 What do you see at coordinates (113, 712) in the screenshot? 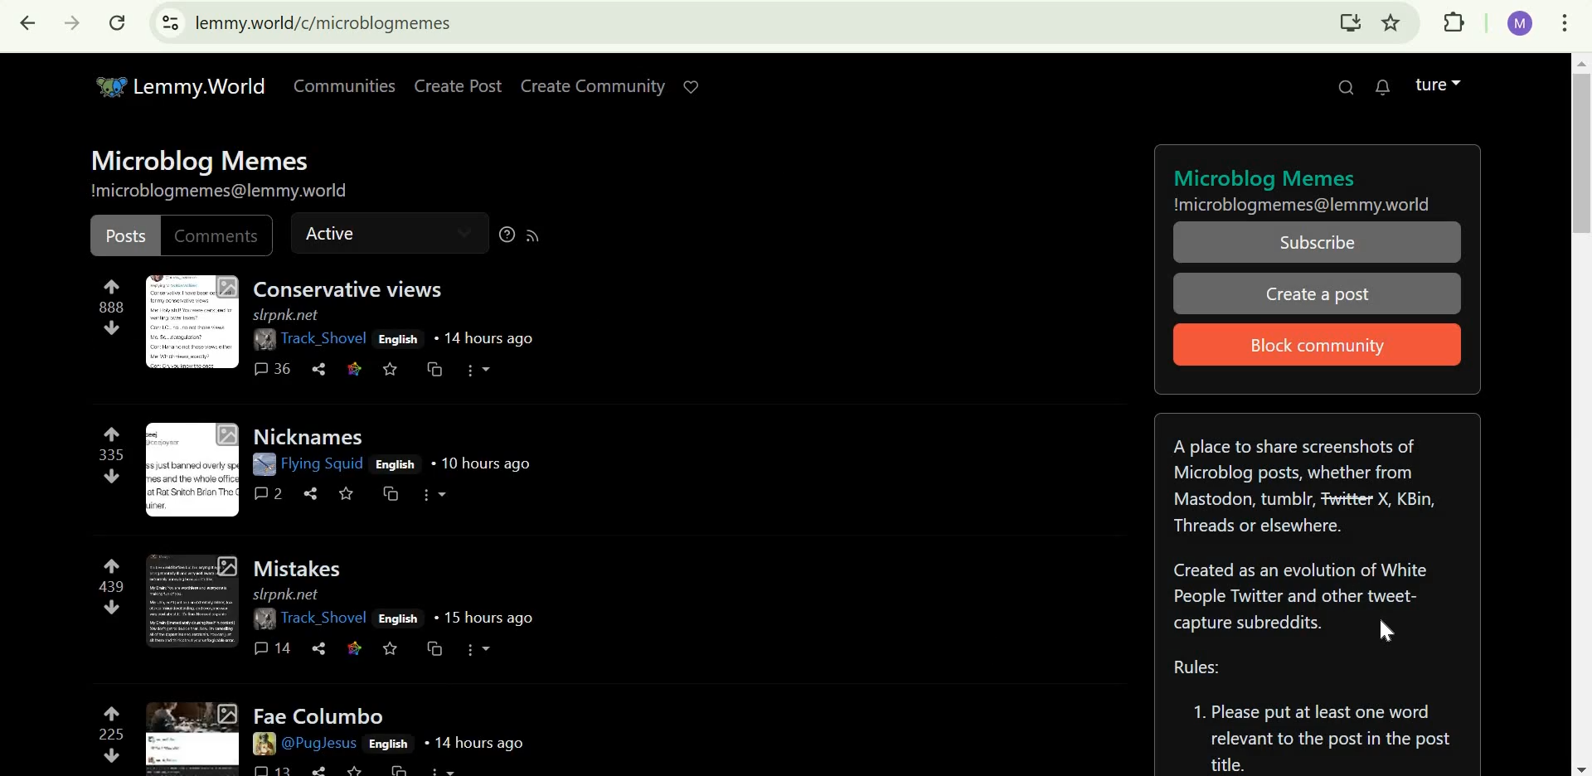
I see `upvote` at bounding box center [113, 712].